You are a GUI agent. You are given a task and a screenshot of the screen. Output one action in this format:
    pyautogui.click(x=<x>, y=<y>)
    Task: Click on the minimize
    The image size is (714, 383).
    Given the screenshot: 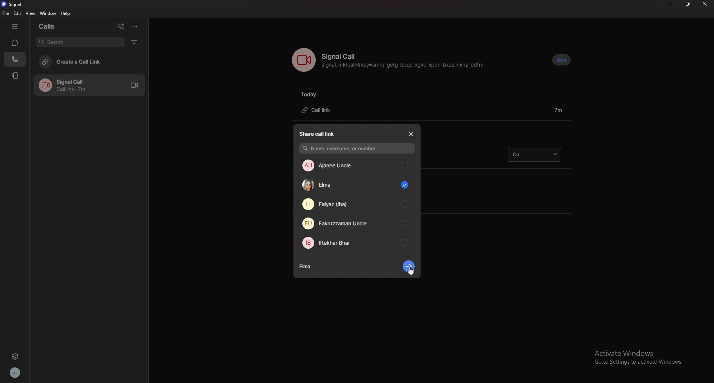 What is the action you would take?
    pyautogui.click(x=671, y=4)
    